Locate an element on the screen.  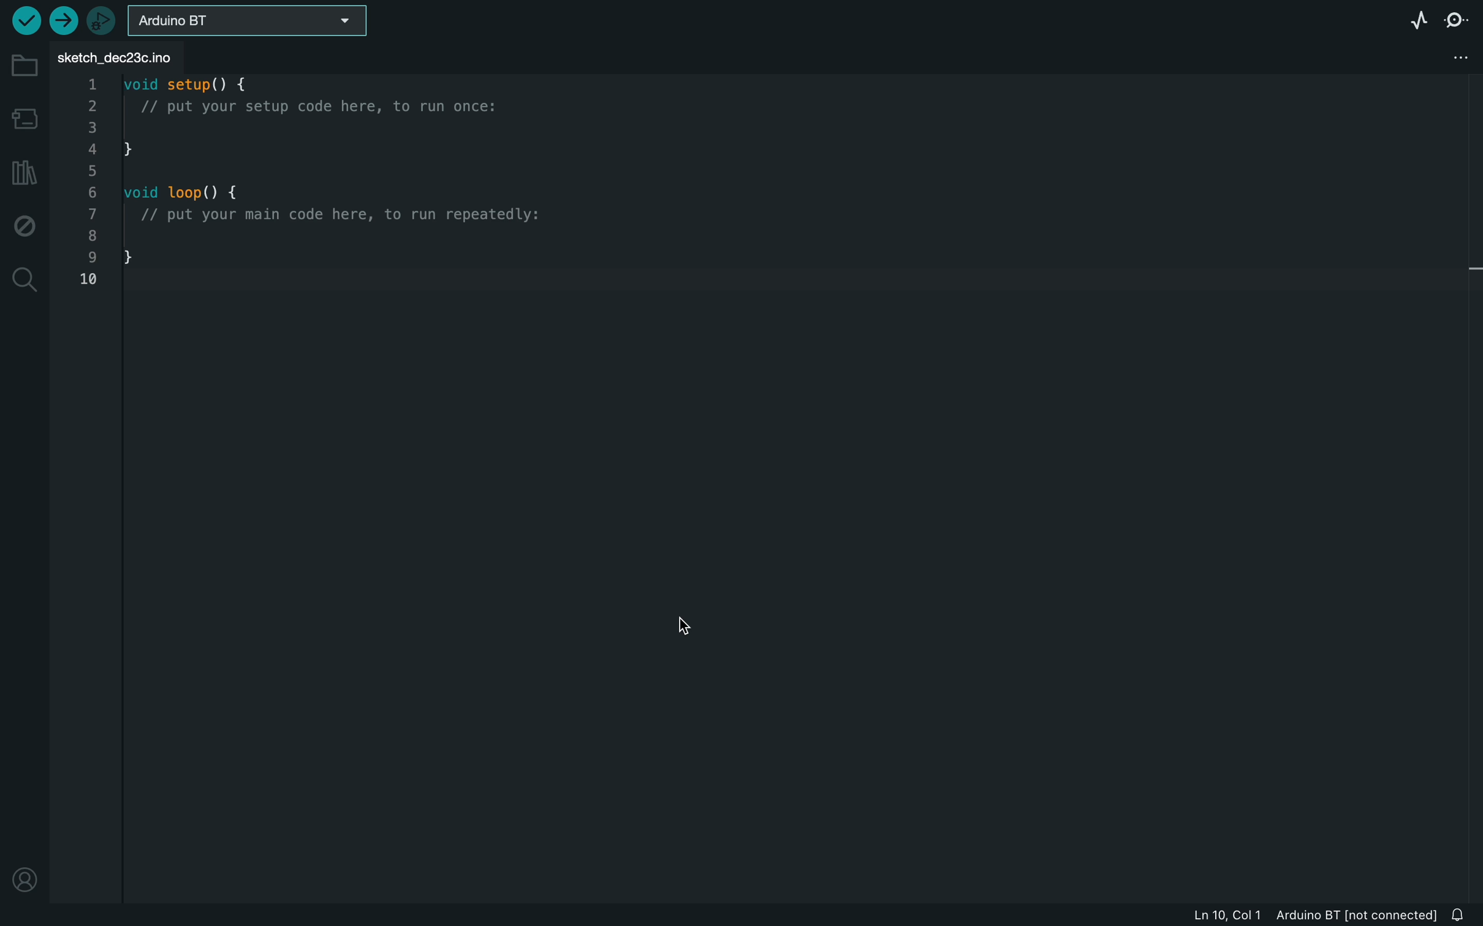
library manager is located at coordinates (25, 173).